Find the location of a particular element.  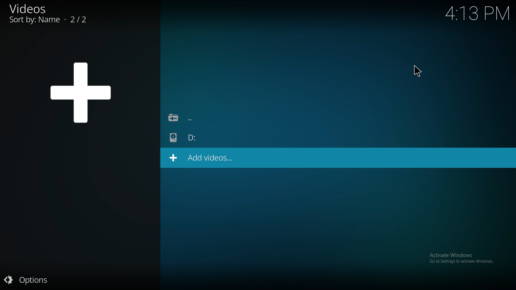

folder is located at coordinates (196, 137).